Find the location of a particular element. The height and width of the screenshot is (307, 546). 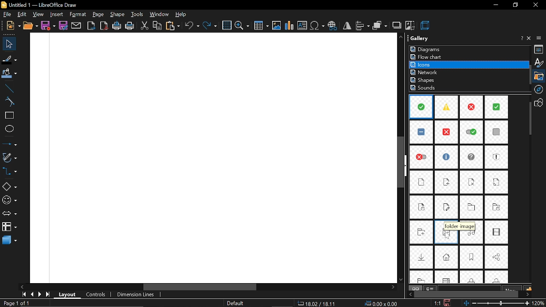

insert symbol is located at coordinates (318, 26).